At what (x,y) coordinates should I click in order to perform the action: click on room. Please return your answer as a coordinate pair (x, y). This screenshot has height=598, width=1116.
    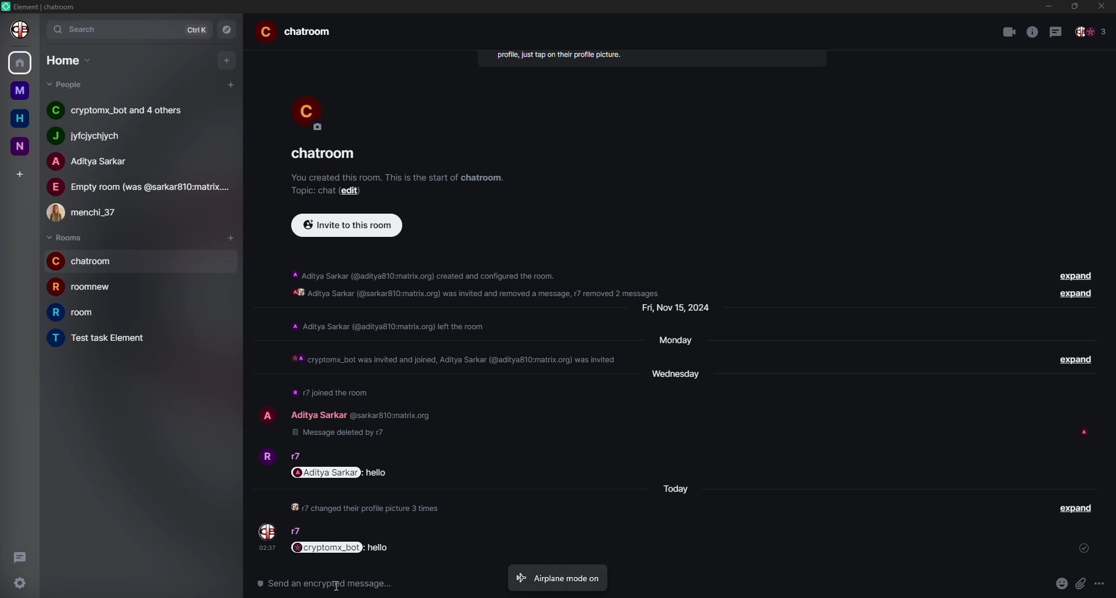
    Looking at the image, I should click on (84, 287).